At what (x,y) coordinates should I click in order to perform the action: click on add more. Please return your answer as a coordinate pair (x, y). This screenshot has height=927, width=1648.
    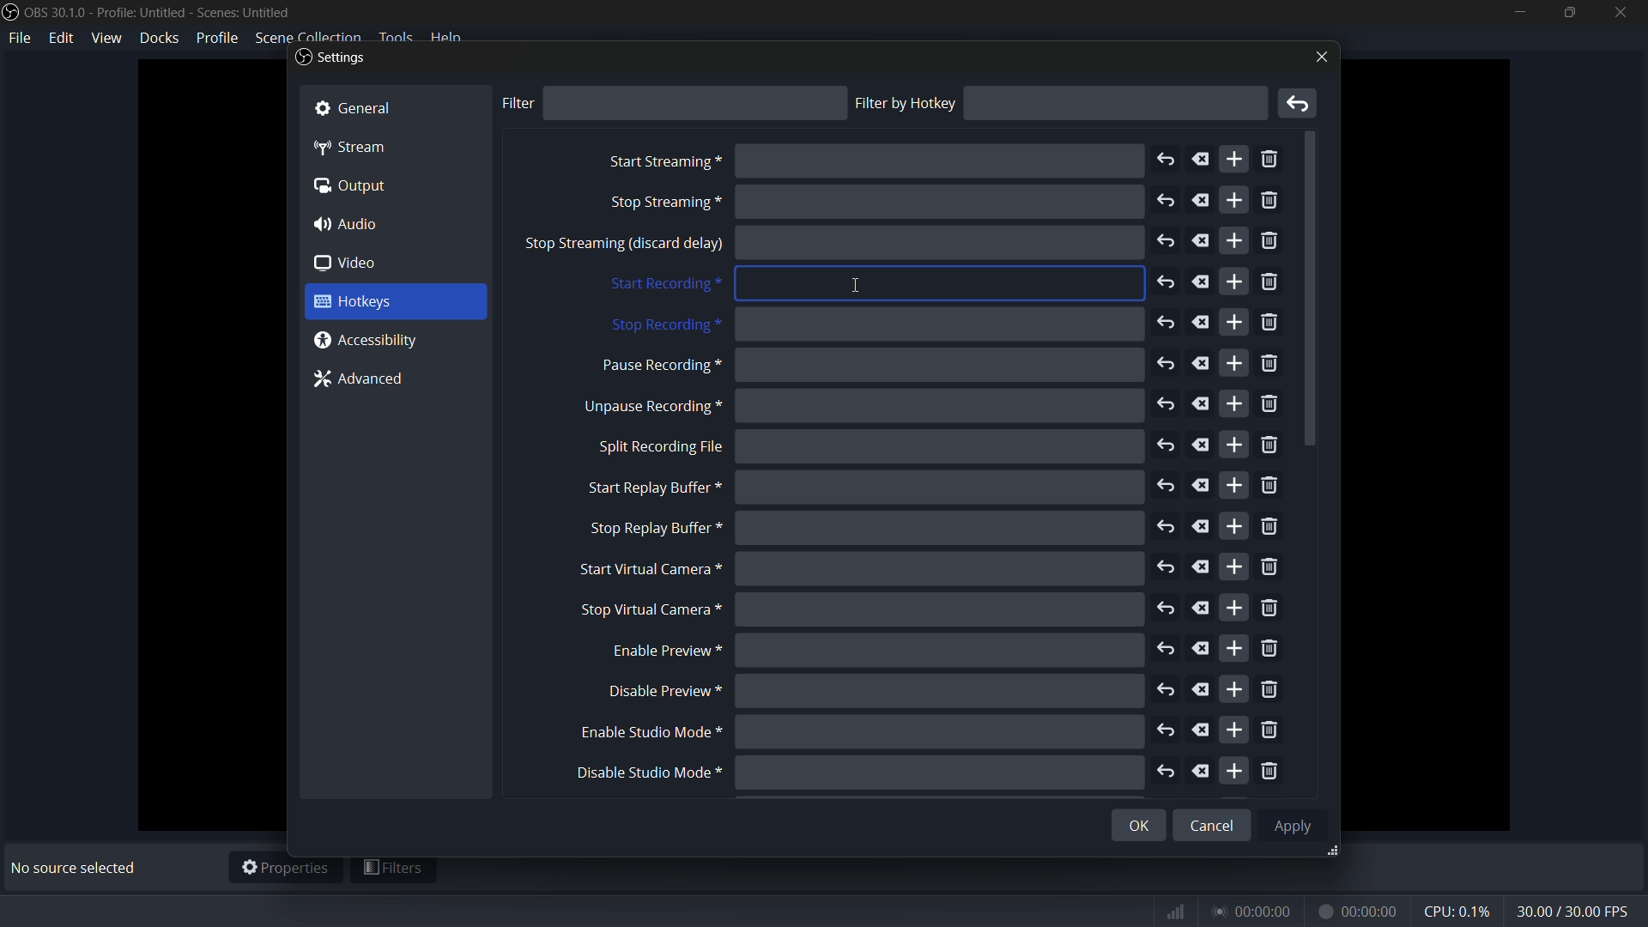
    Looking at the image, I should click on (1233, 403).